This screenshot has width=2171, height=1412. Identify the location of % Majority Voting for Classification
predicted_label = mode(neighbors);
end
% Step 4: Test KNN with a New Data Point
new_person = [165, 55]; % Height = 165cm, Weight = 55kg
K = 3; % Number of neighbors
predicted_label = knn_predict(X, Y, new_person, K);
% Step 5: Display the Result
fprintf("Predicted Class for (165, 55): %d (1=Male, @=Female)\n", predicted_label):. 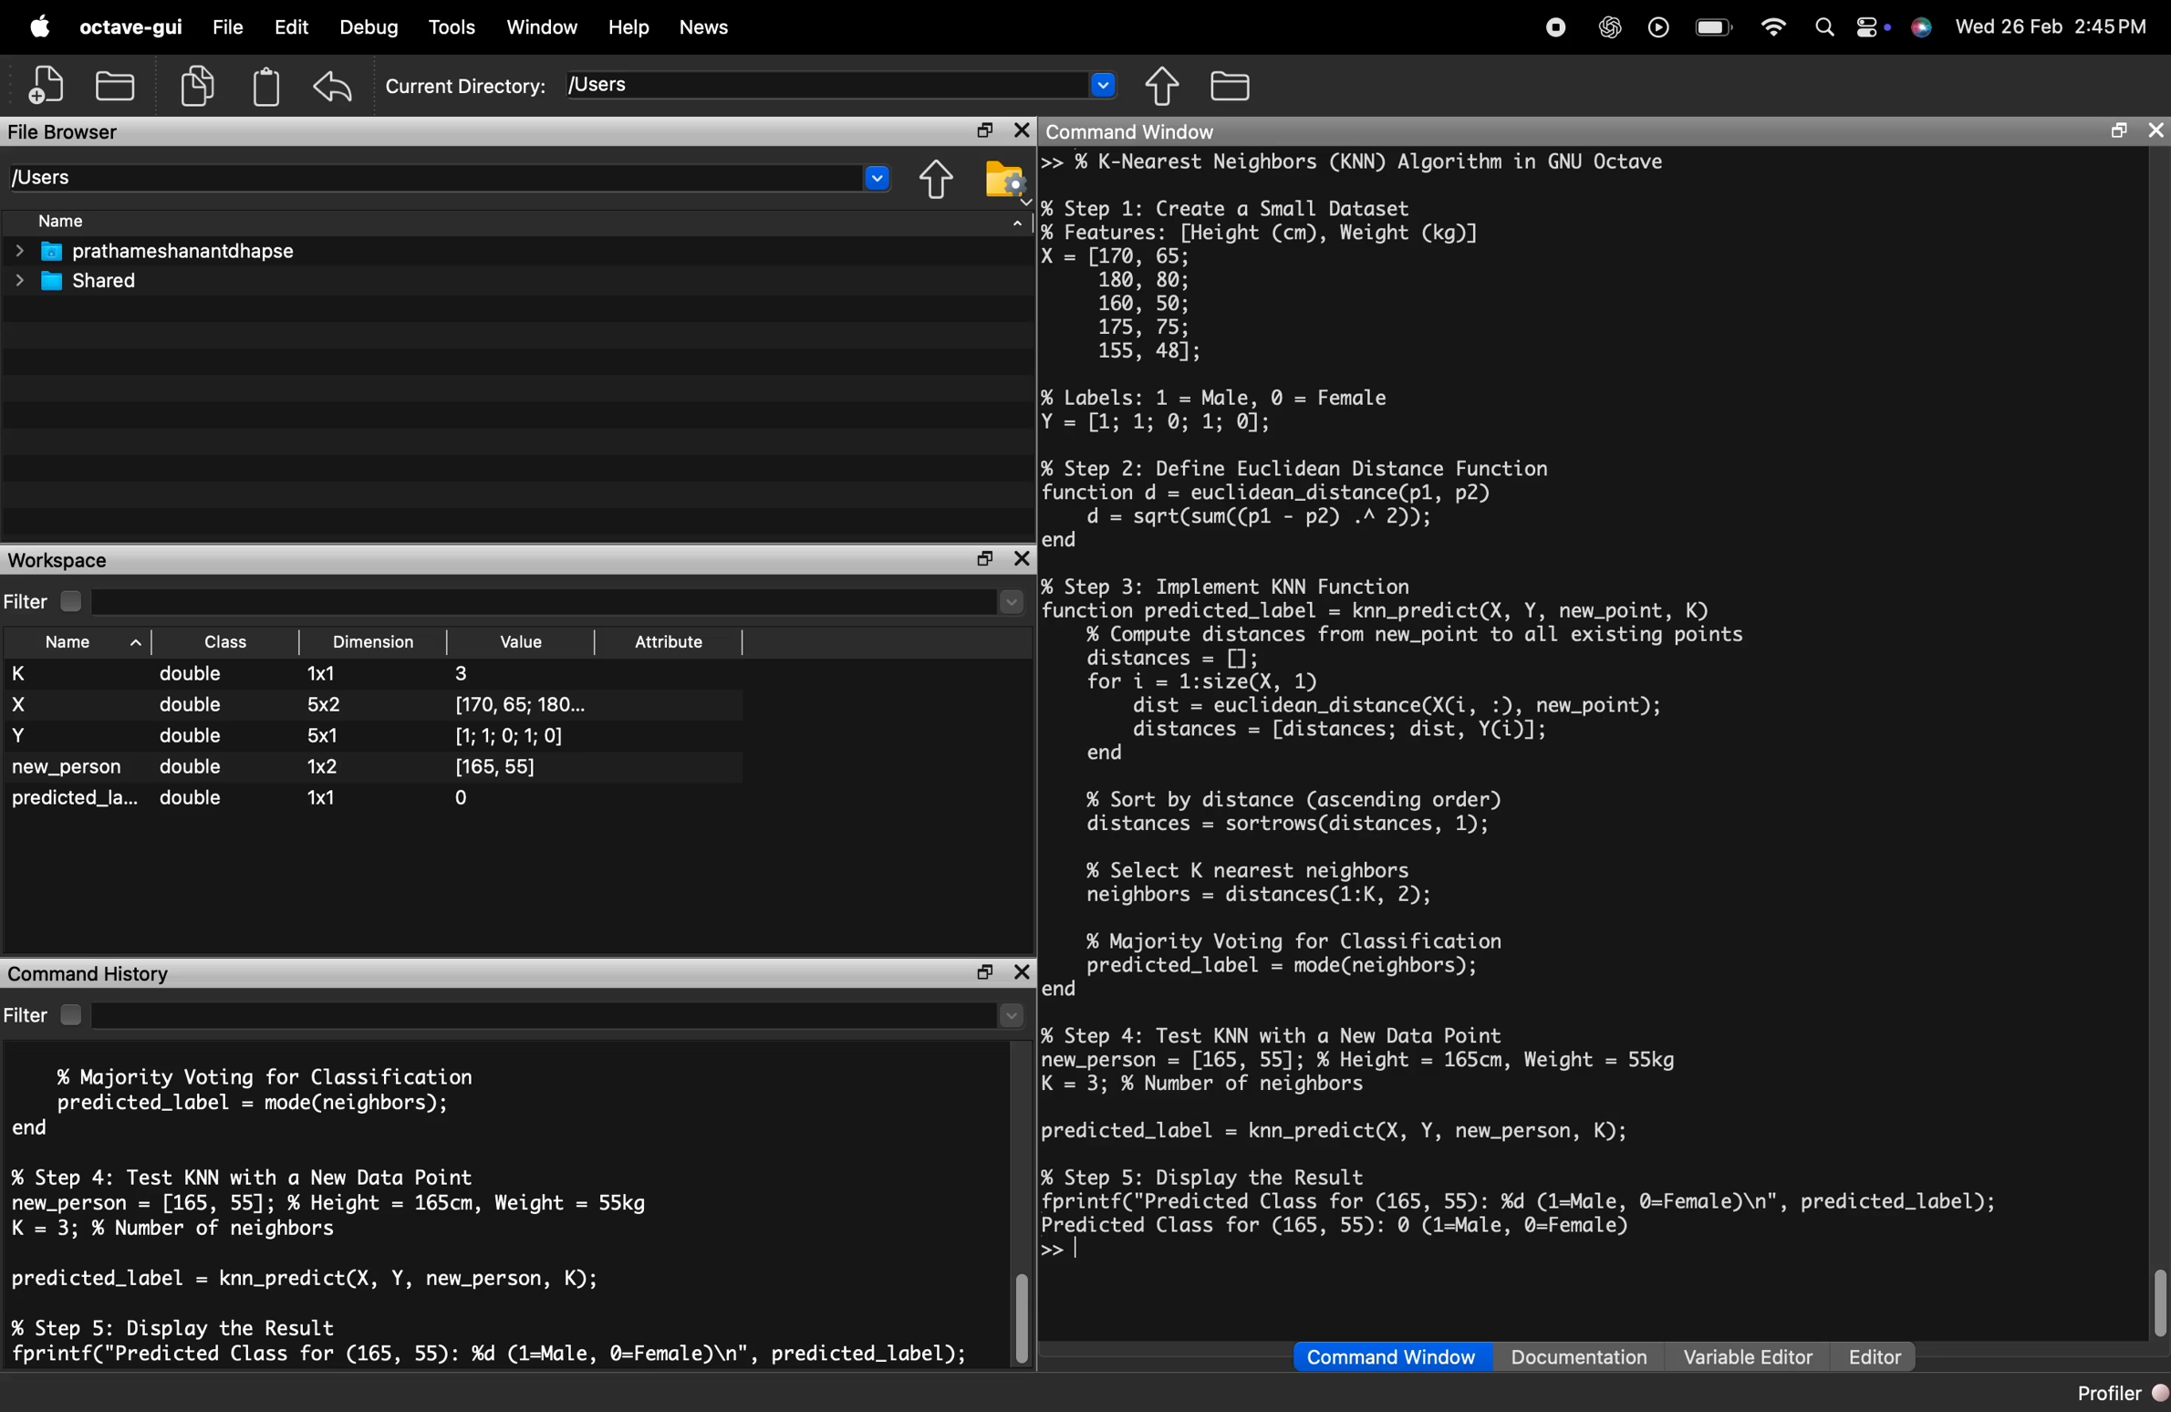
(489, 1210).